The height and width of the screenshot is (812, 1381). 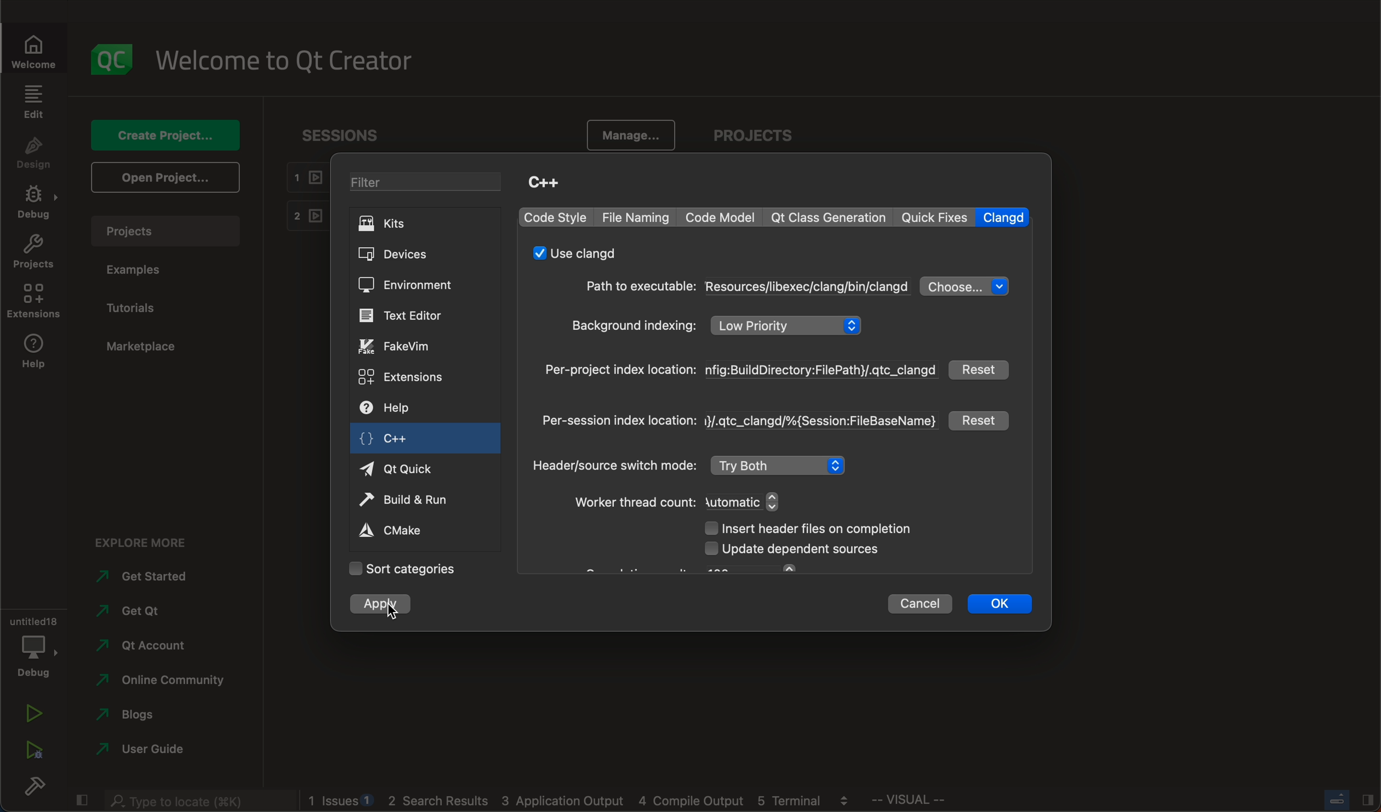 I want to click on clicked, so click(x=383, y=604).